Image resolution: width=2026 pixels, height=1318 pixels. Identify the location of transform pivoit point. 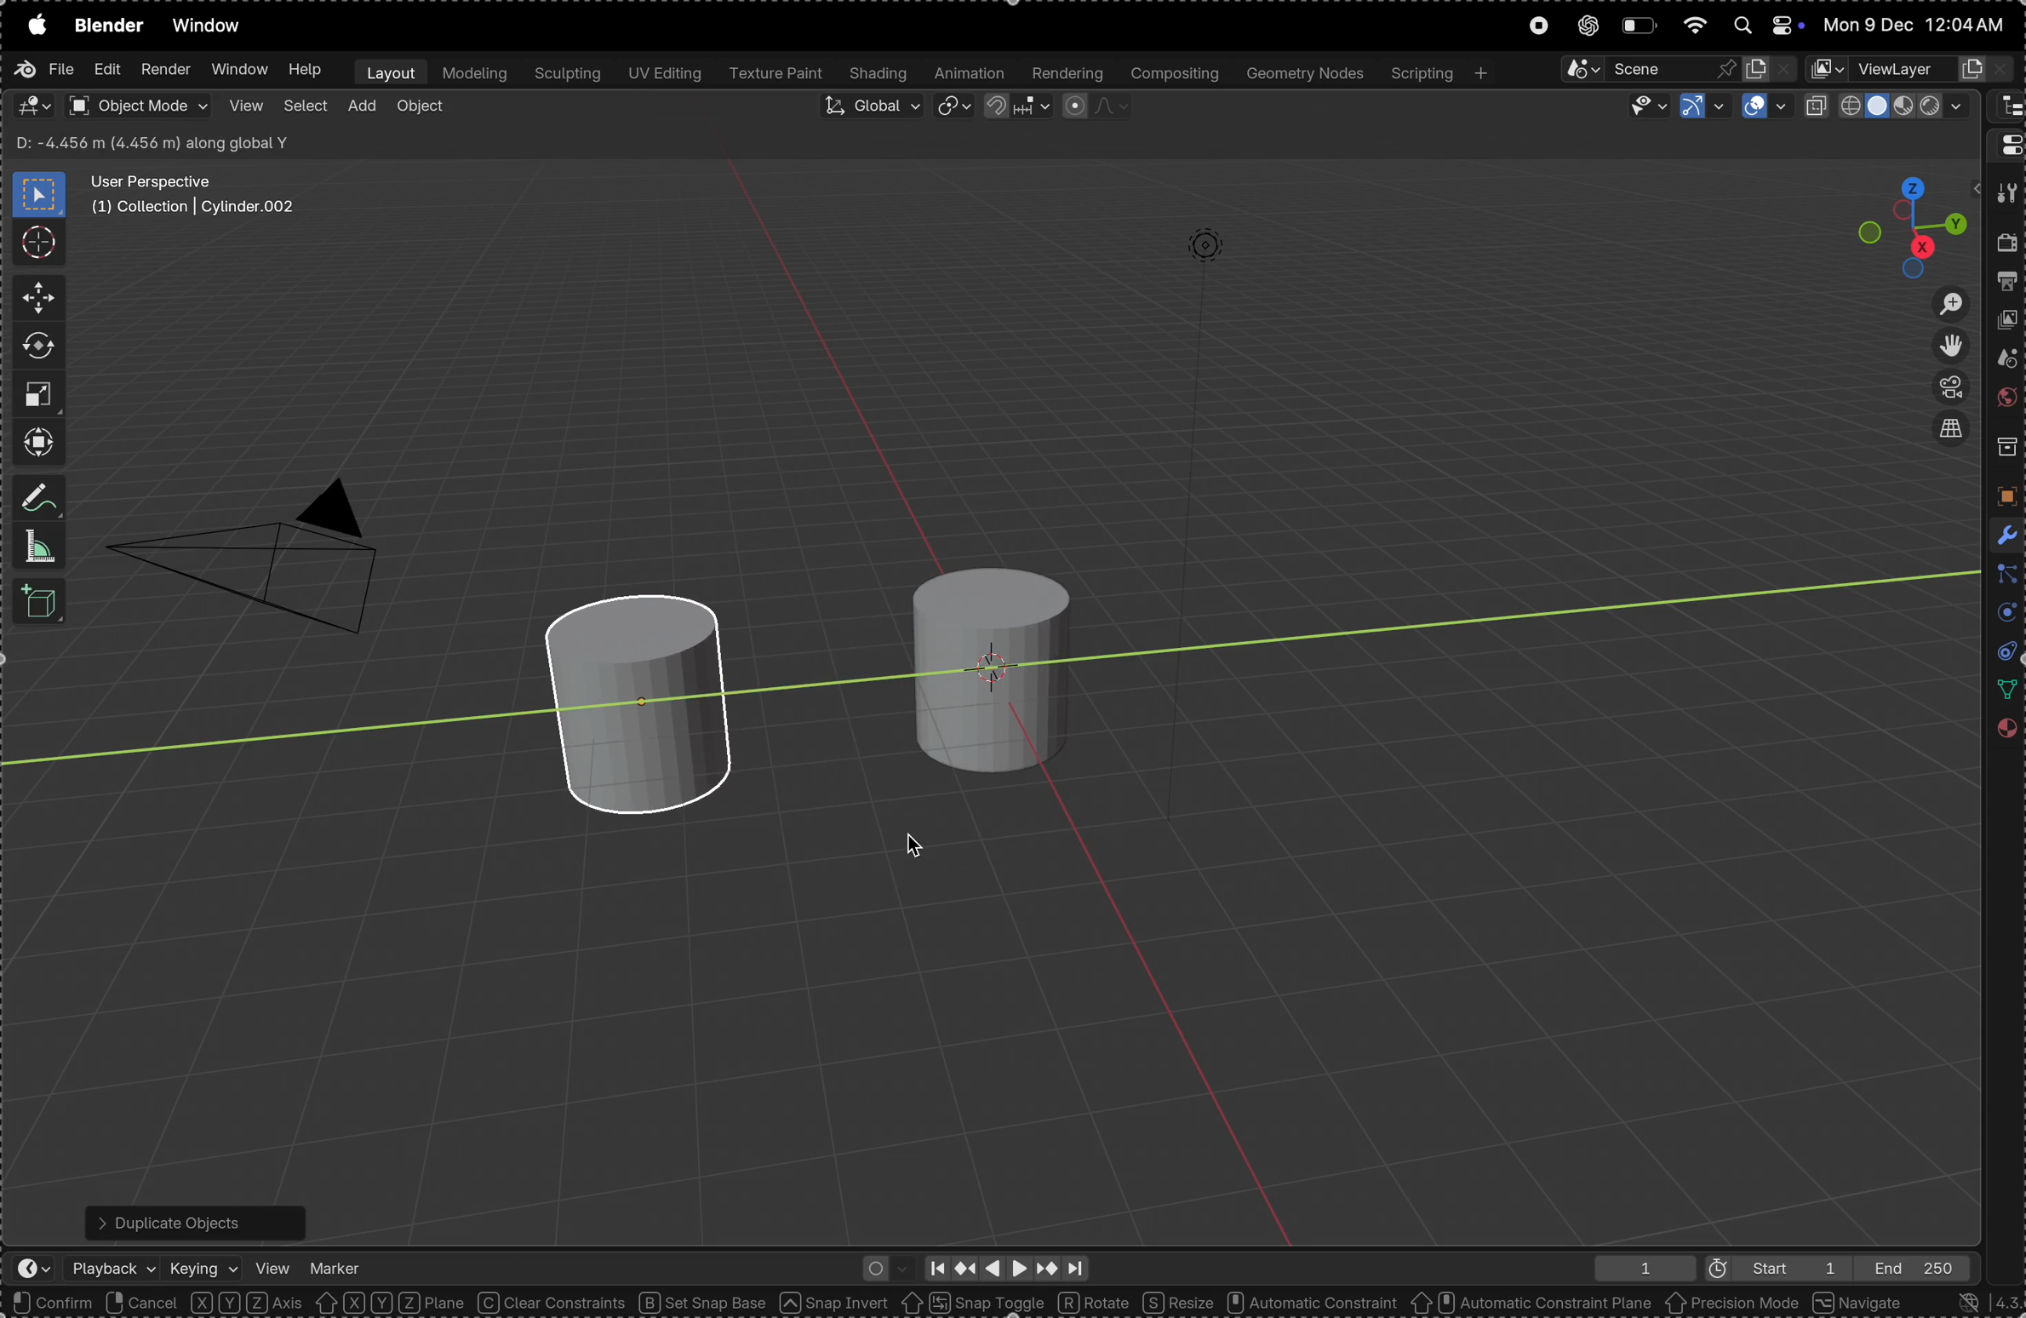
(955, 108).